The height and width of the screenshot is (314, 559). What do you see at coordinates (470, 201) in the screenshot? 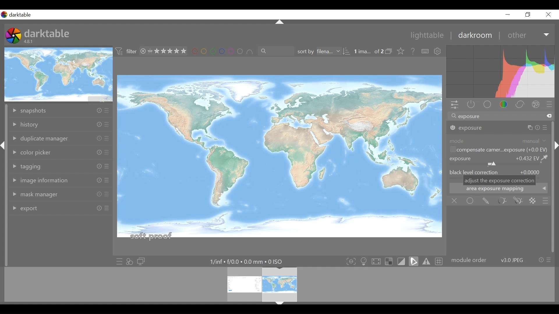
I see `uniformly` at bounding box center [470, 201].